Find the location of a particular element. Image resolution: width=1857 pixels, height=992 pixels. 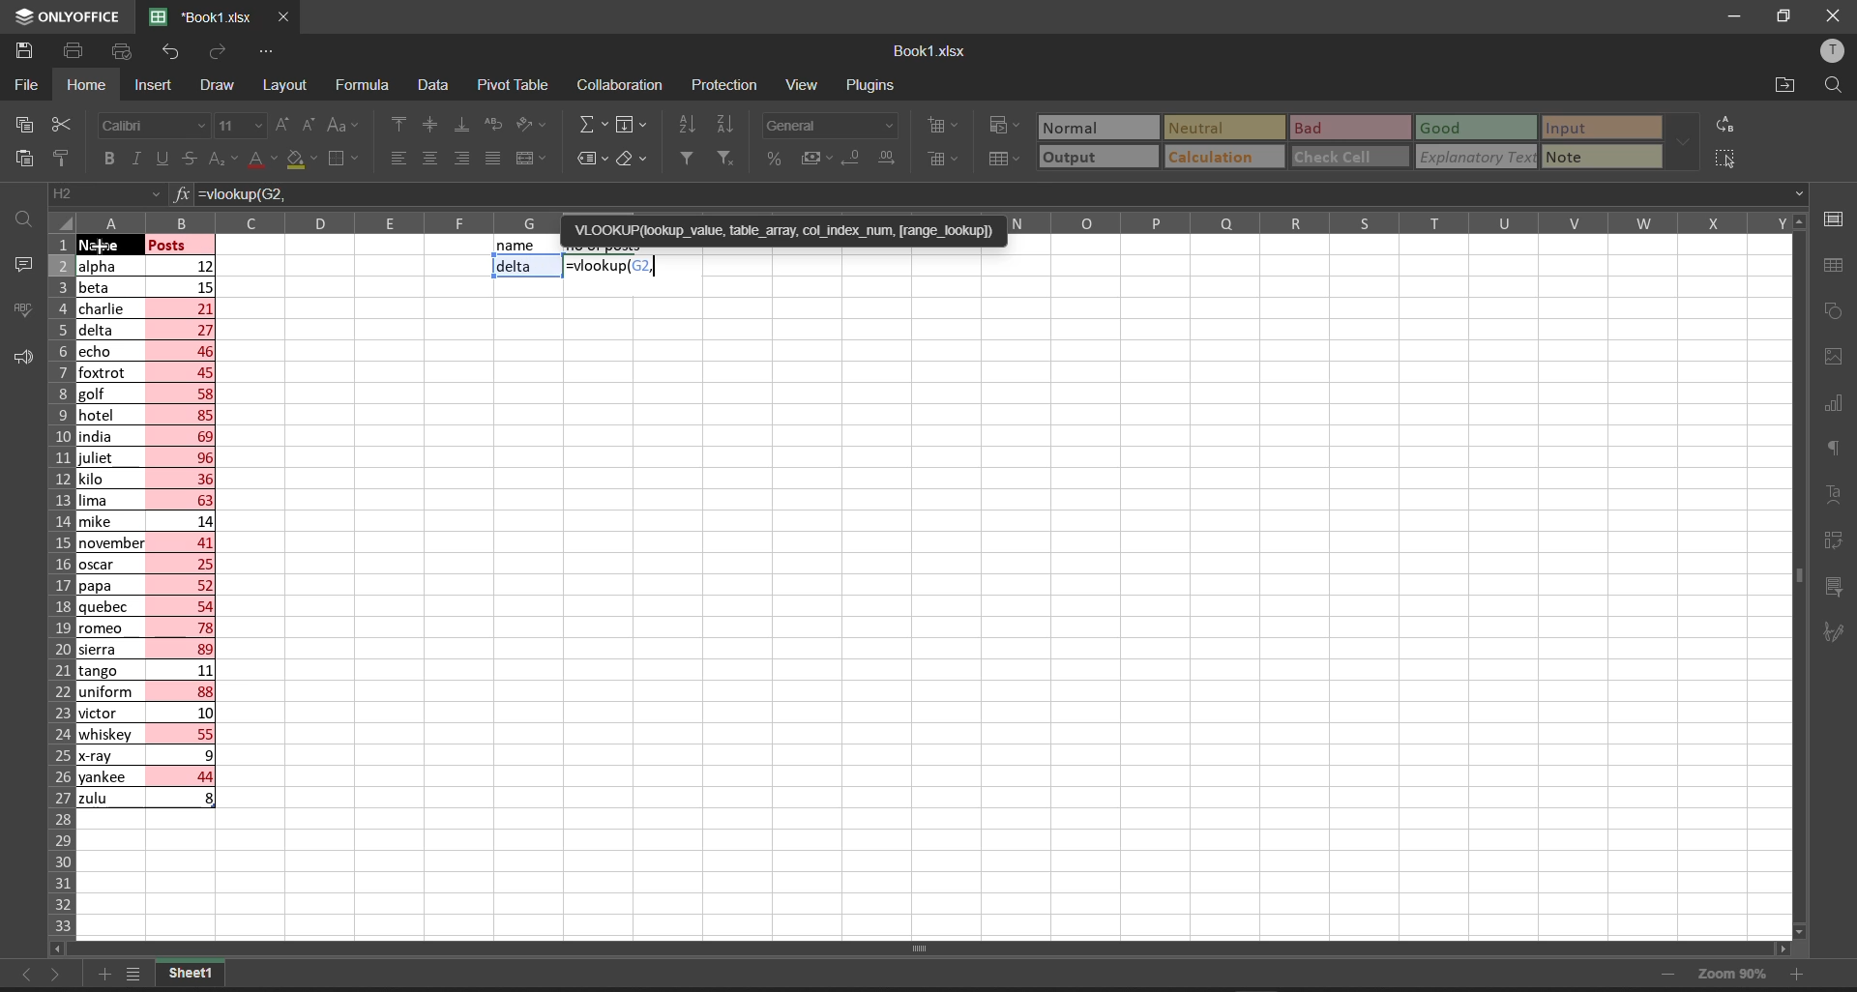

scrollleft is located at coordinates (64, 948).